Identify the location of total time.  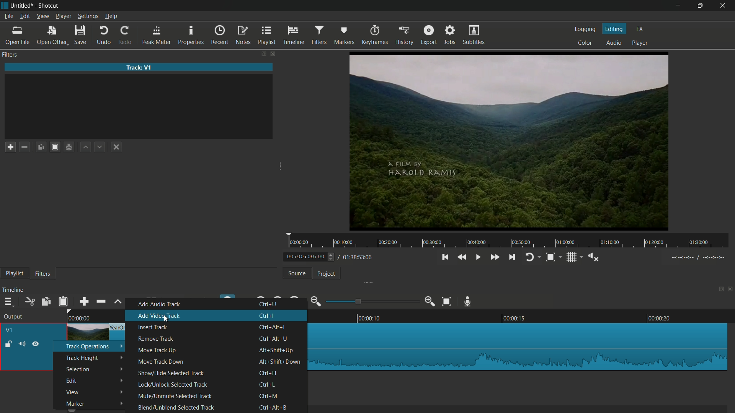
(357, 257).